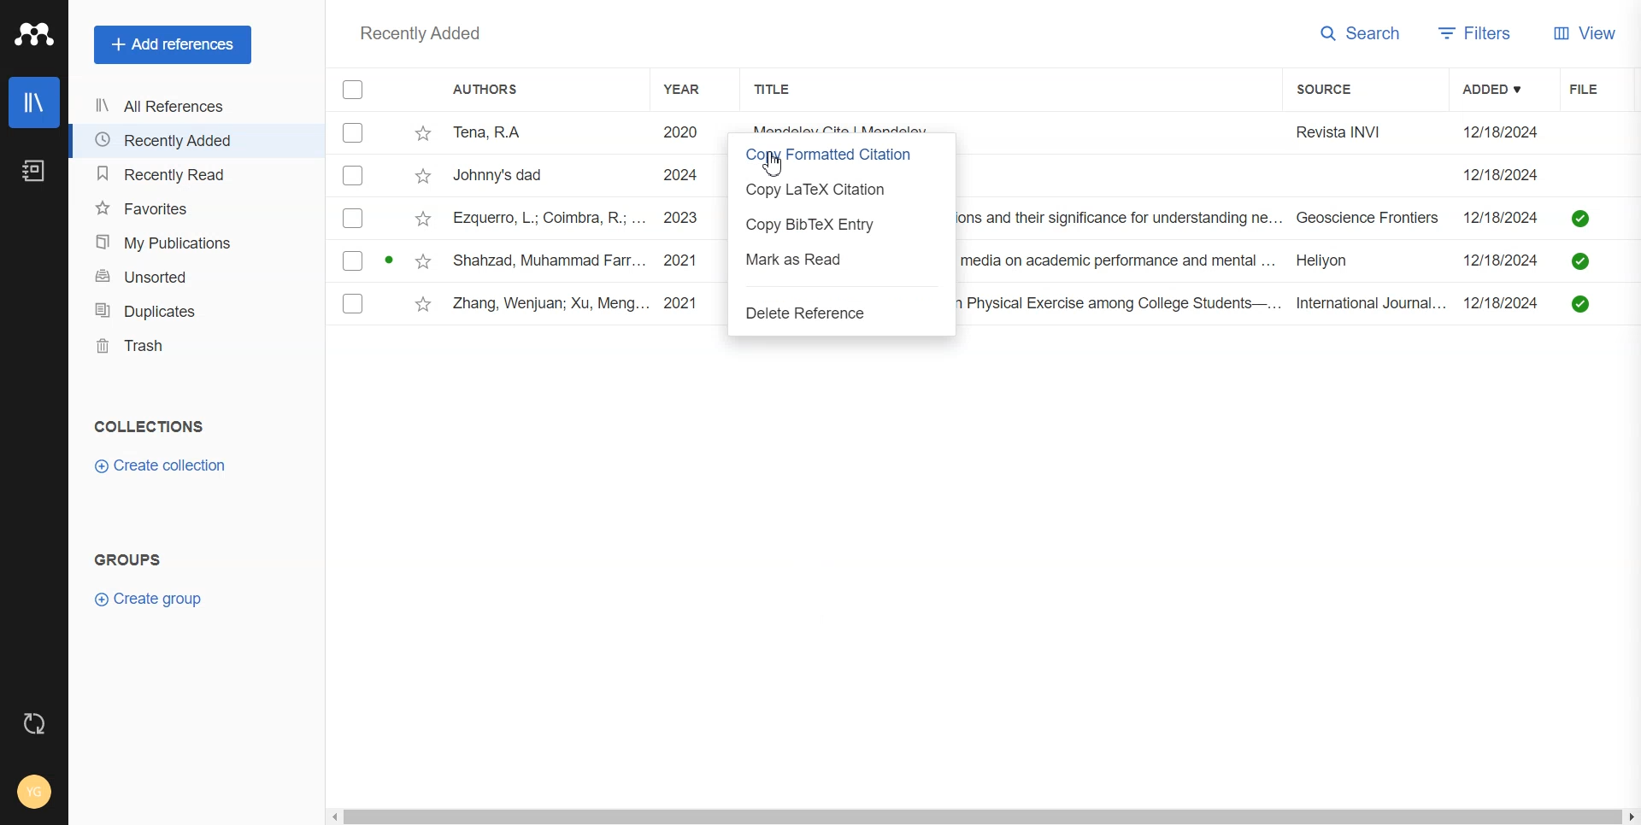 The image size is (1641, 825). What do you see at coordinates (1502, 132) in the screenshot?
I see `12/18/2024` at bounding box center [1502, 132].